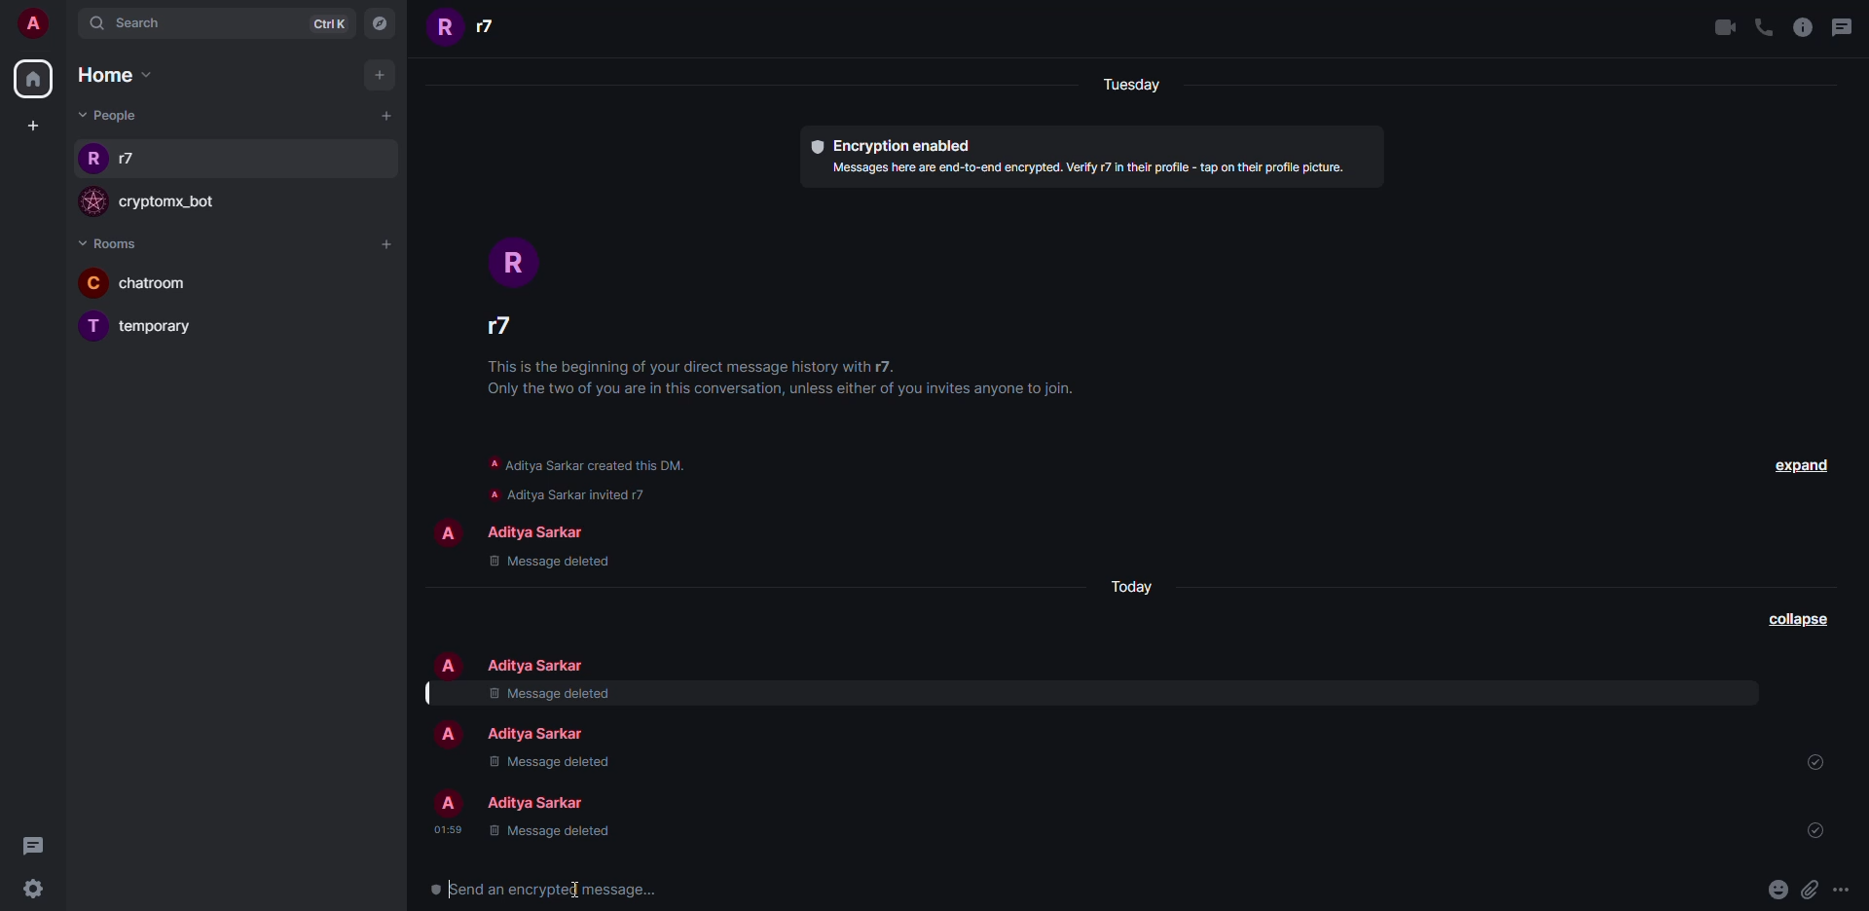 Image resolution: width=1869 pixels, height=911 pixels. Describe the element at coordinates (1763, 27) in the screenshot. I see `voice call` at that location.